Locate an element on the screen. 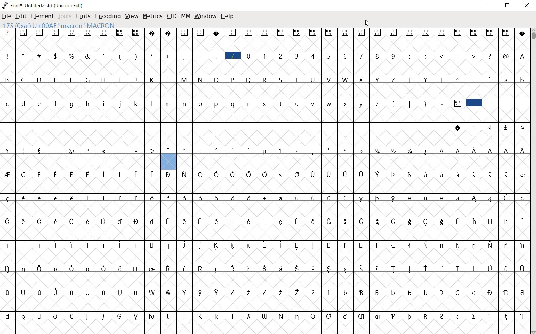 The image size is (536, 334). cid is located at coordinates (171, 16).